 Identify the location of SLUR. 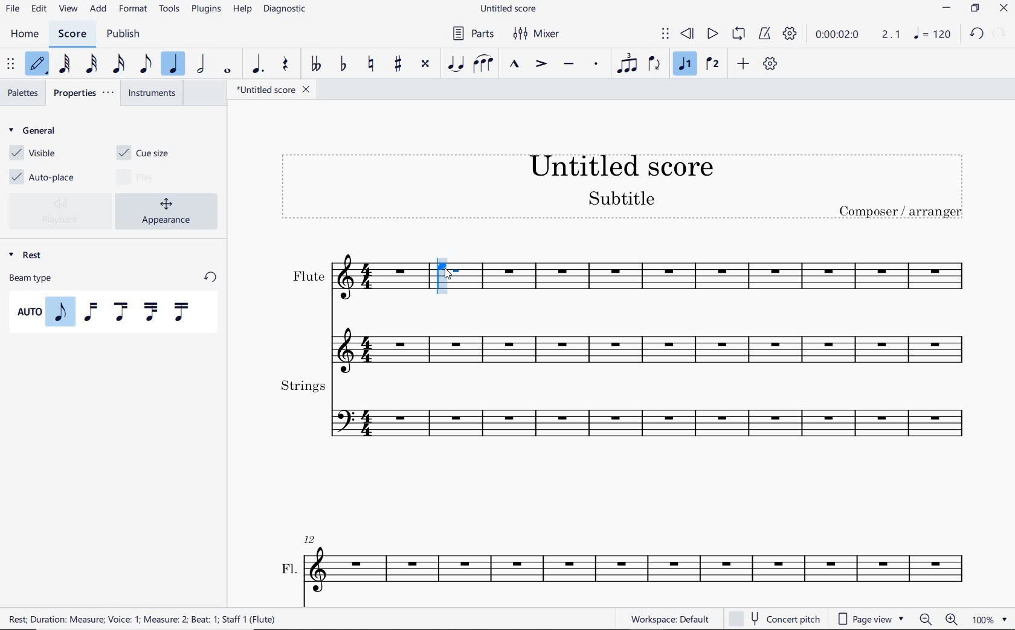
(482, 63).